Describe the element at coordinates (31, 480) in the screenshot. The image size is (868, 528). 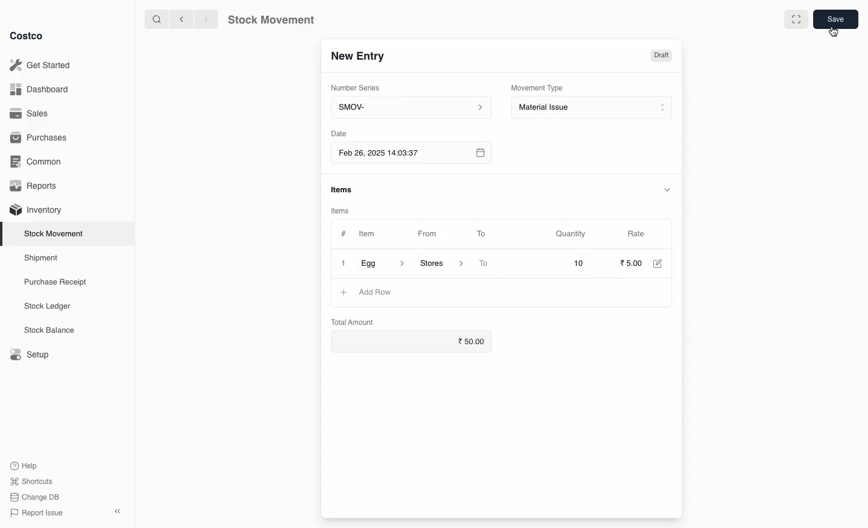
I see `Shortcuts` at that location.